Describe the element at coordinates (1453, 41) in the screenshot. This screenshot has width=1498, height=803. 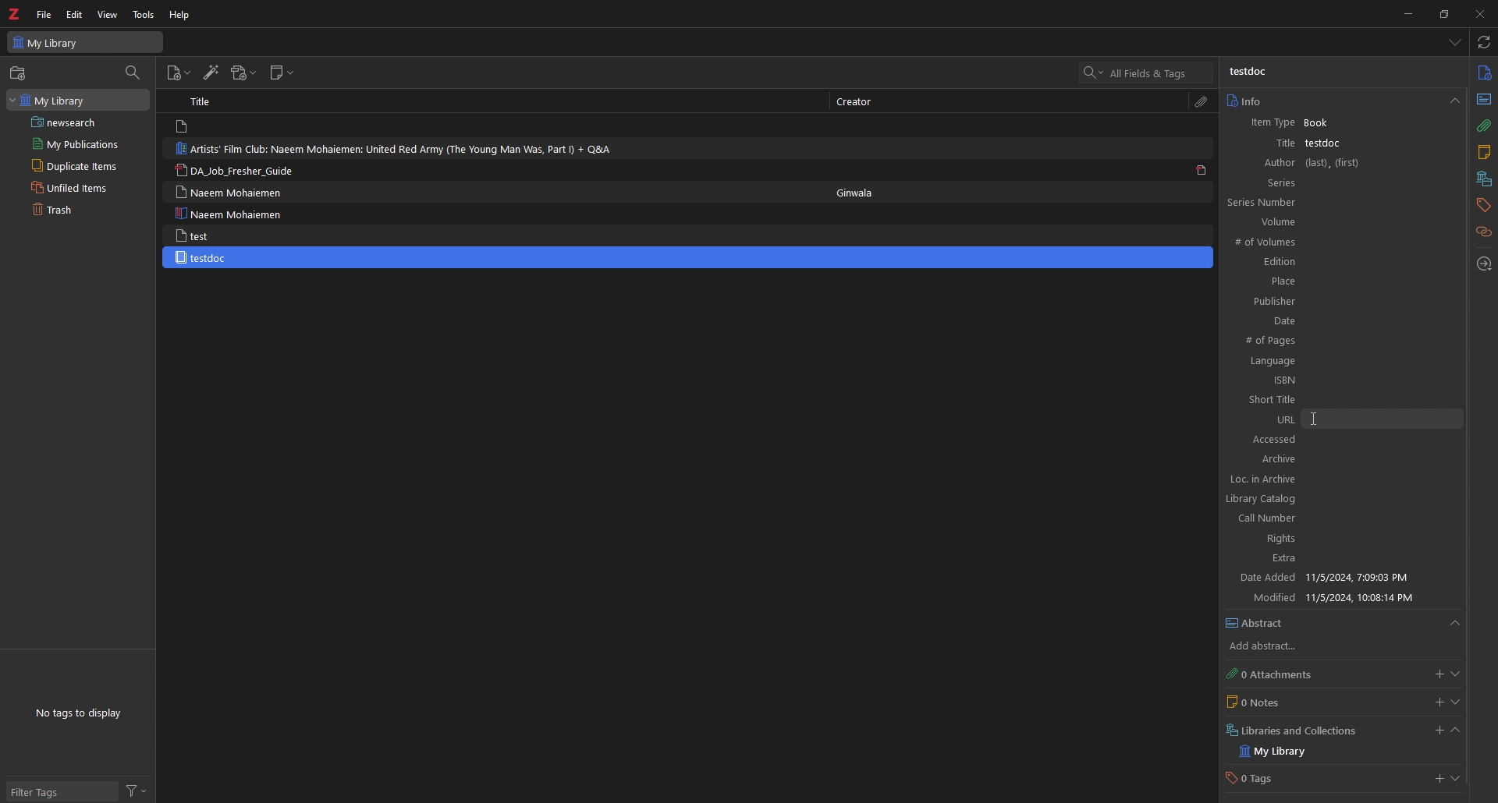
I see `list all items` at that location.